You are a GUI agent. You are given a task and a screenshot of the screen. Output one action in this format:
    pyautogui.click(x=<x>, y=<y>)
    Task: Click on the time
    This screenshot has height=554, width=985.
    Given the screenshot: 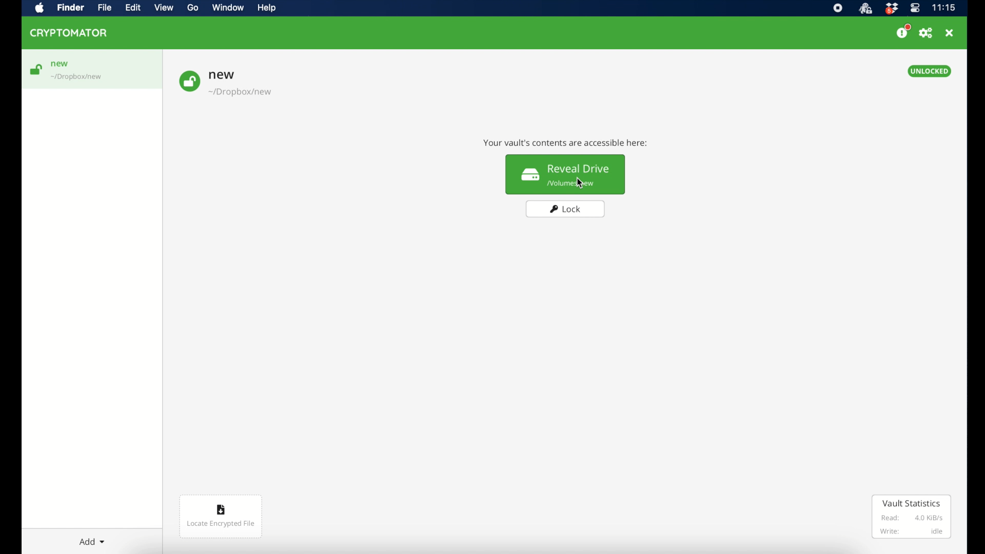 What is the action you would take?
    pyautogui.click(x=943, y=7)
    